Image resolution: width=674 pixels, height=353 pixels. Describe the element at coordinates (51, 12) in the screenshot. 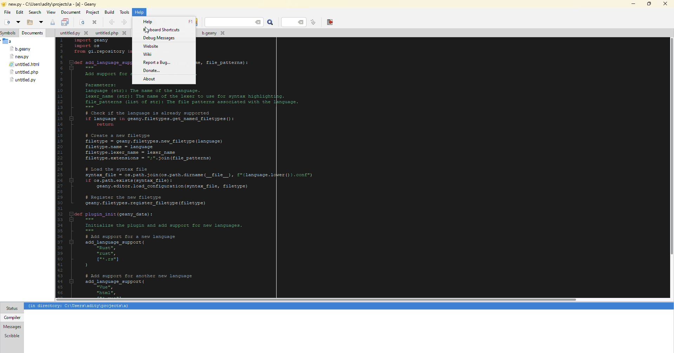

I see `view` at that location.